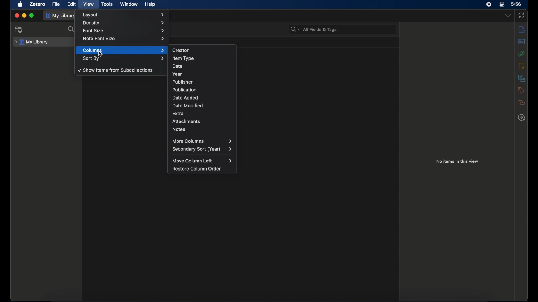  What do you see at coordinates (124, 15) in the screenshot?
I see `layout` at bounding box center [124, 15].